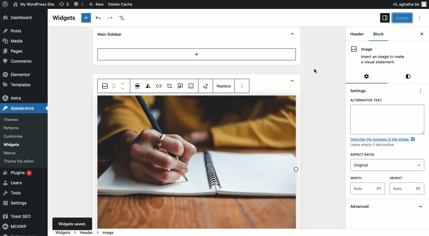  What do you see at coordinates (368, 189) in the screenshot?
I see `Auto px` at bounding box center [368, 189].